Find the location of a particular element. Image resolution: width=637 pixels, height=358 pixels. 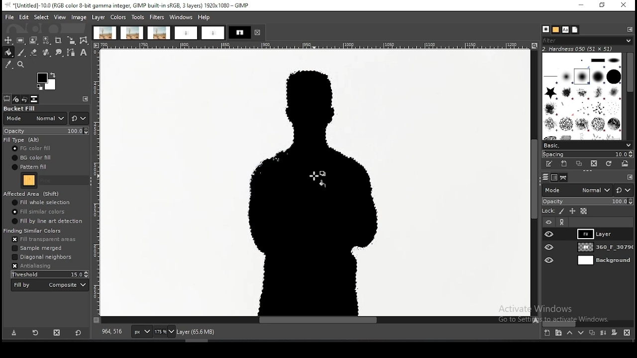

affected area (shift) is located at coordinates (33, 193).